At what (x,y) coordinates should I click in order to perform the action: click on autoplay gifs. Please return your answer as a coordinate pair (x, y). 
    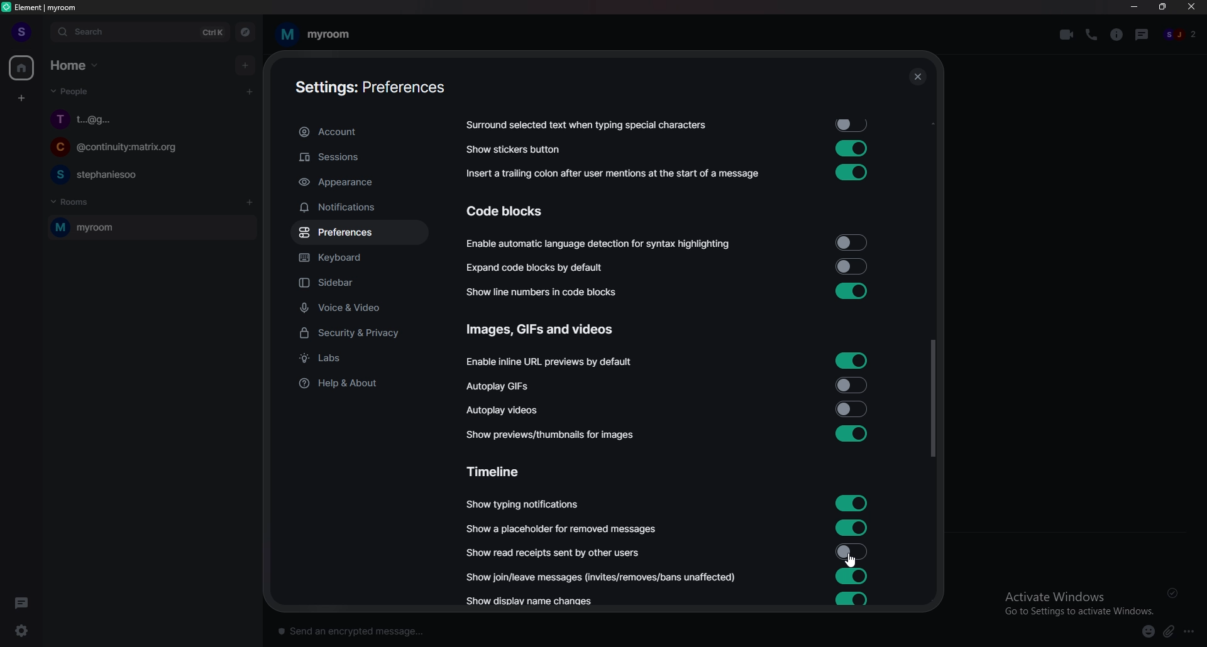
    Looking at the image, I should click on (506, 386).